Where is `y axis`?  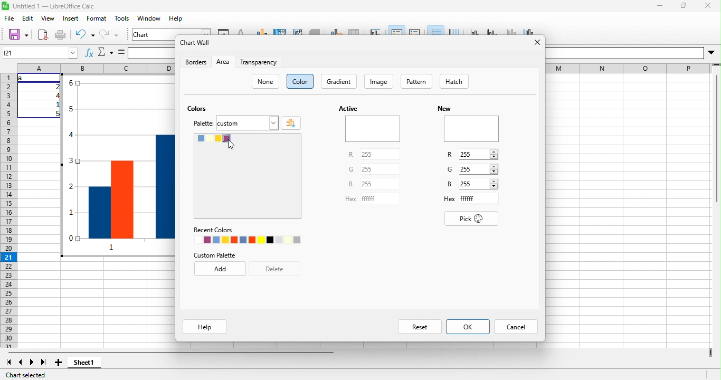
y axis is located at coordinates (493, 31).